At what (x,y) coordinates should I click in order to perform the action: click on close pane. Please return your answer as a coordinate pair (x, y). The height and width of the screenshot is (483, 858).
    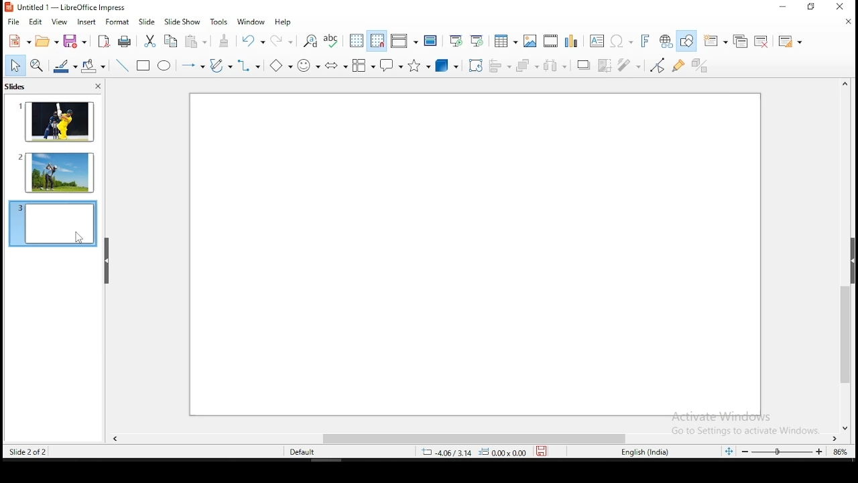
    Looking at the image, I should click on (98, 86).